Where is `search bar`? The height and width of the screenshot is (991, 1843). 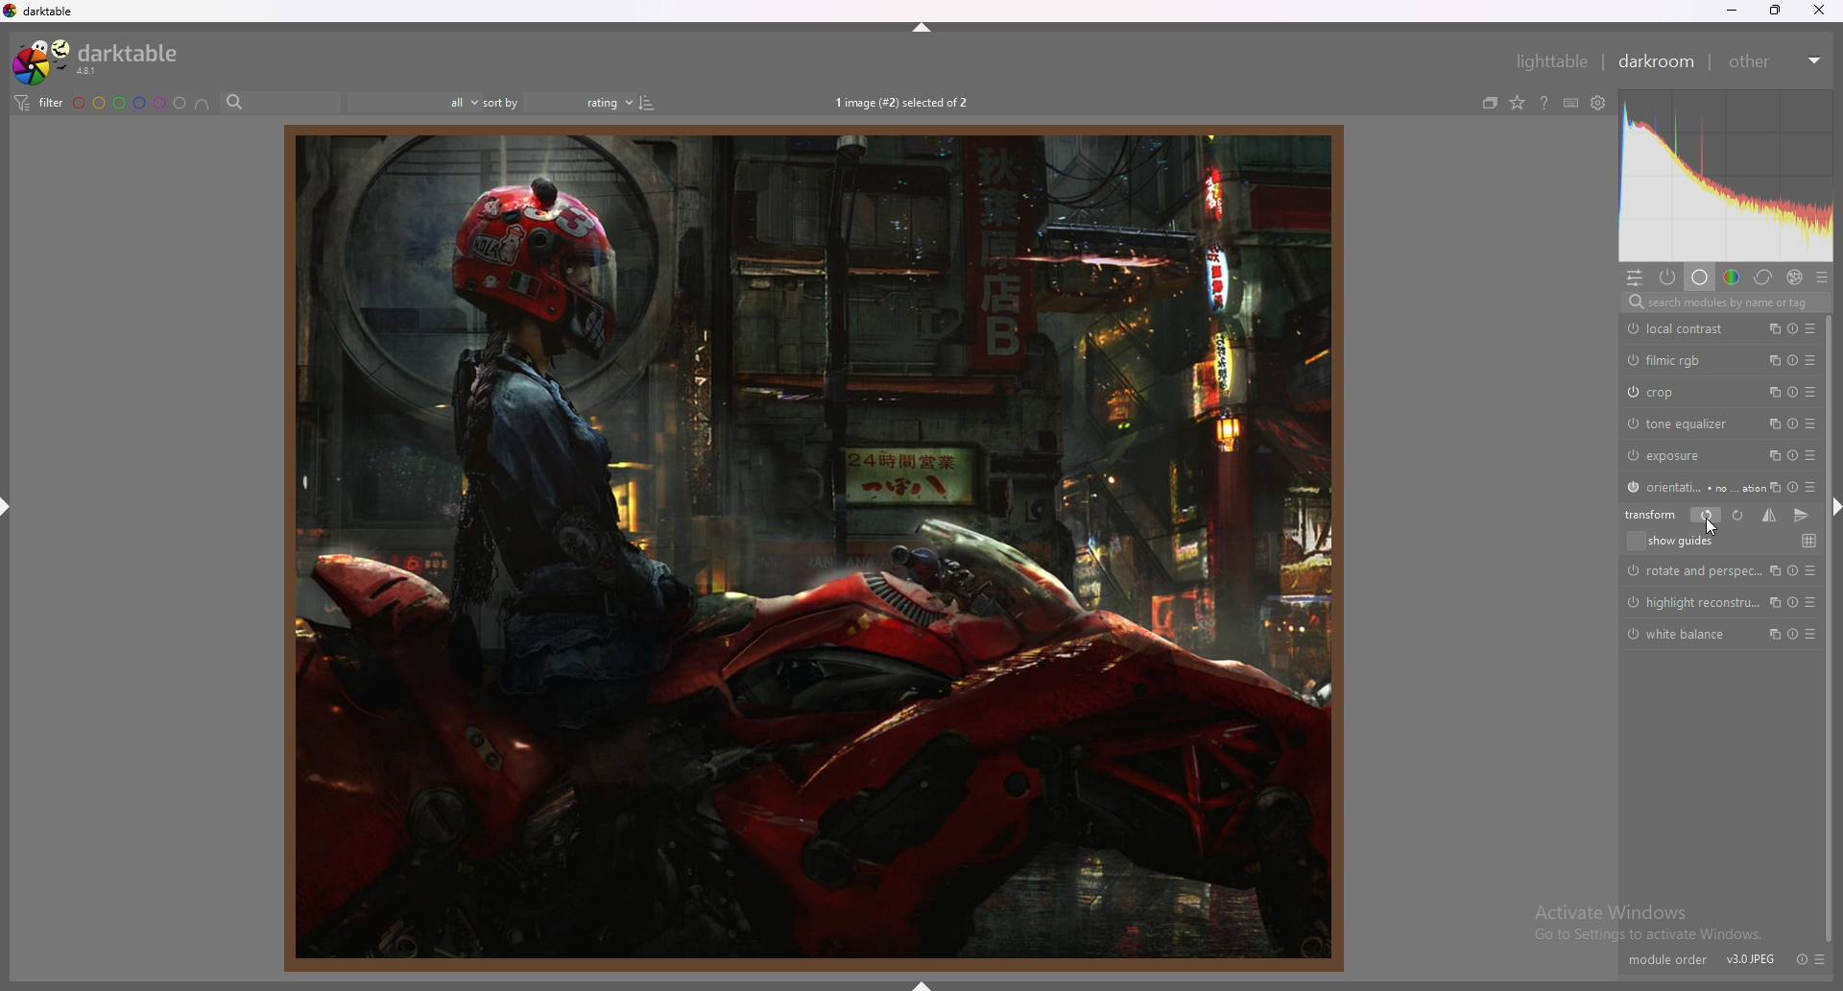
search bar is located at coordinates (280, 103).